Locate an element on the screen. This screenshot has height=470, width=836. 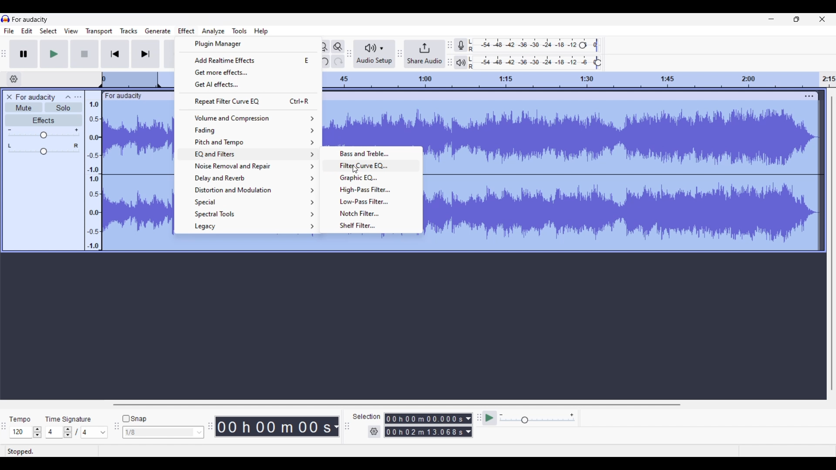
Tempo is located at coordinates (21, 418).